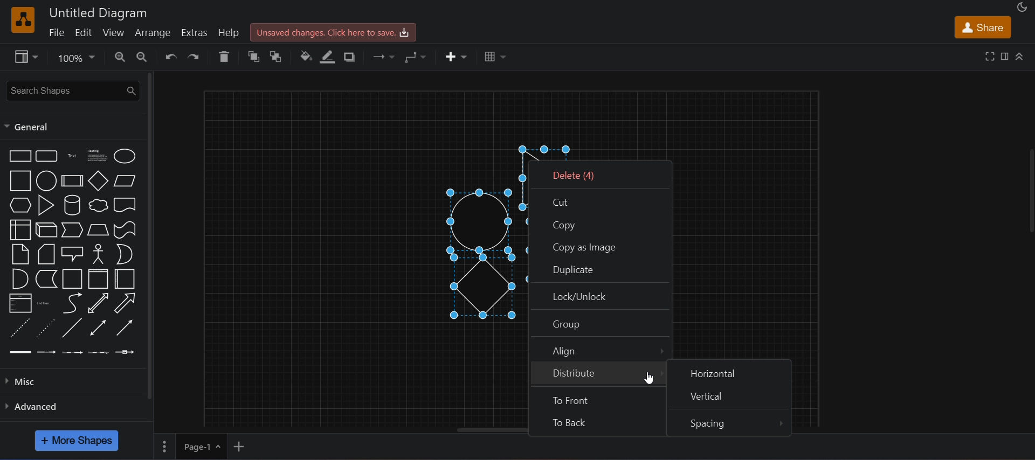 The image size is (1035, 460). I want to click on cut, so click(597, 200).